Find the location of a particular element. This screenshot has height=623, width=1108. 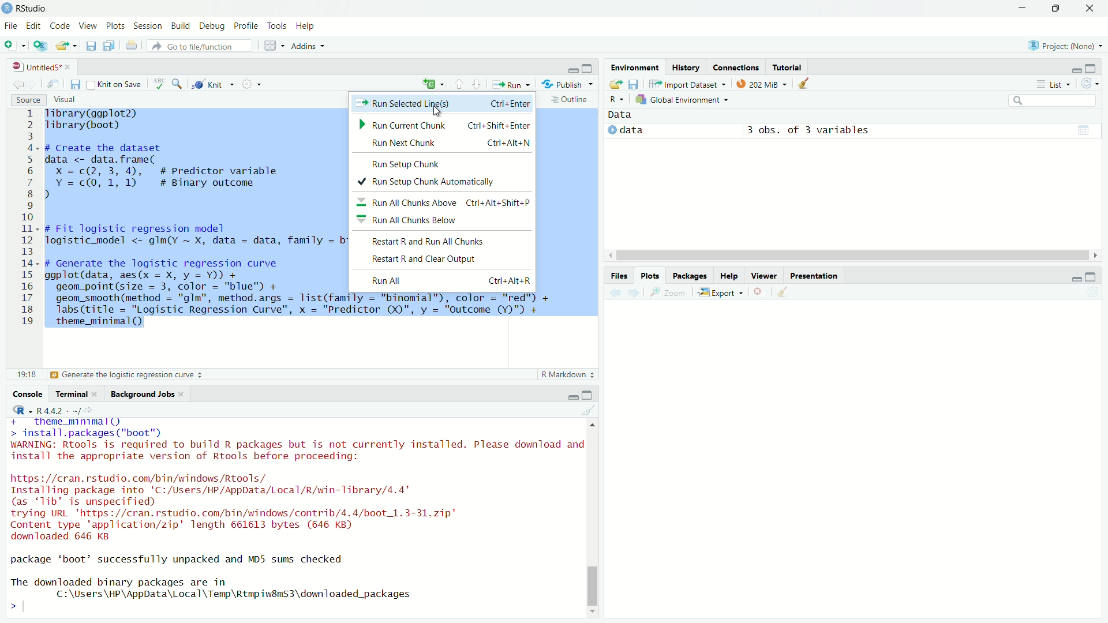

Plots is located at coordinates (115, 25).